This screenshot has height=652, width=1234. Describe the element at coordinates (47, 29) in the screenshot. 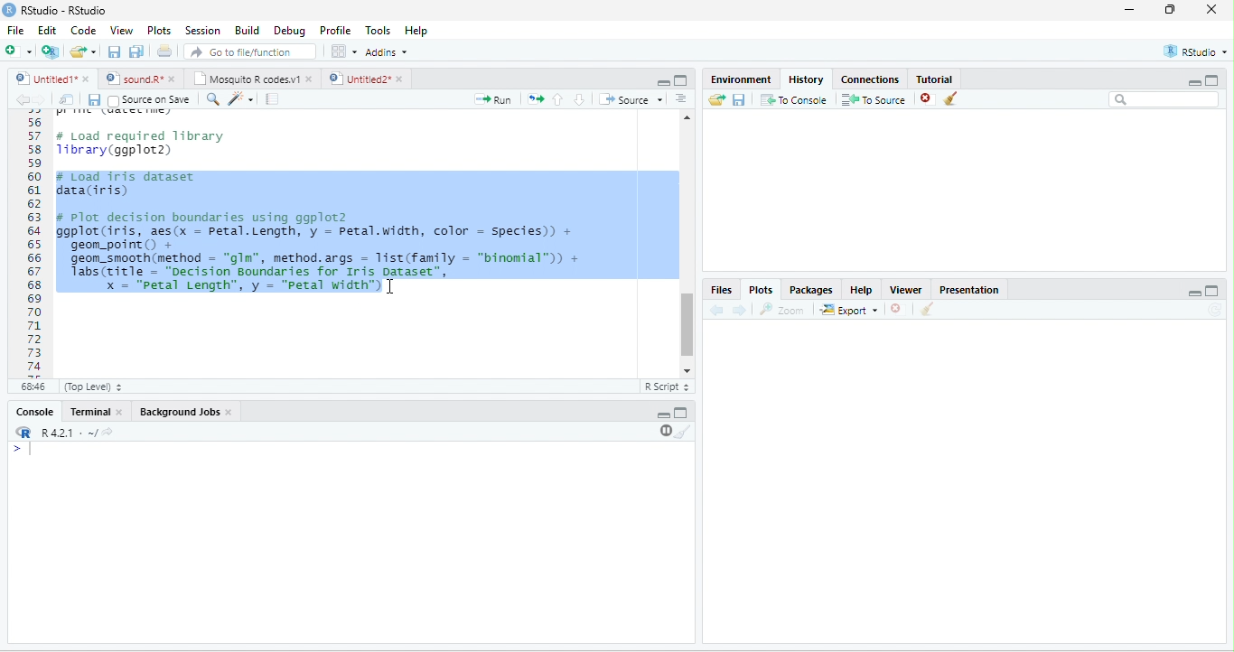

I see `Edit` at that location.